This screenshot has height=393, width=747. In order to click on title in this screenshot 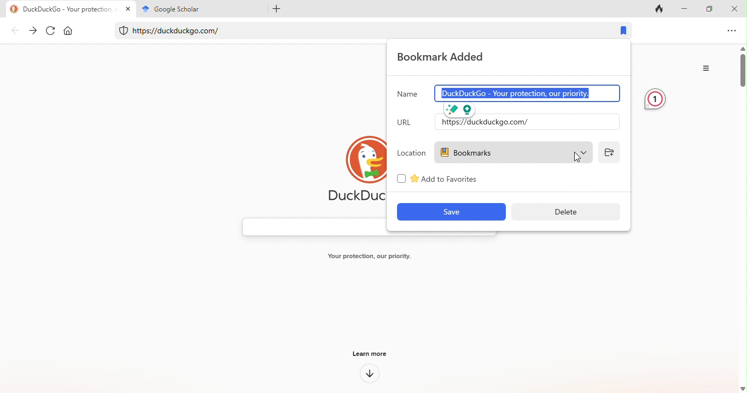, I will do `click(69, 9)`.